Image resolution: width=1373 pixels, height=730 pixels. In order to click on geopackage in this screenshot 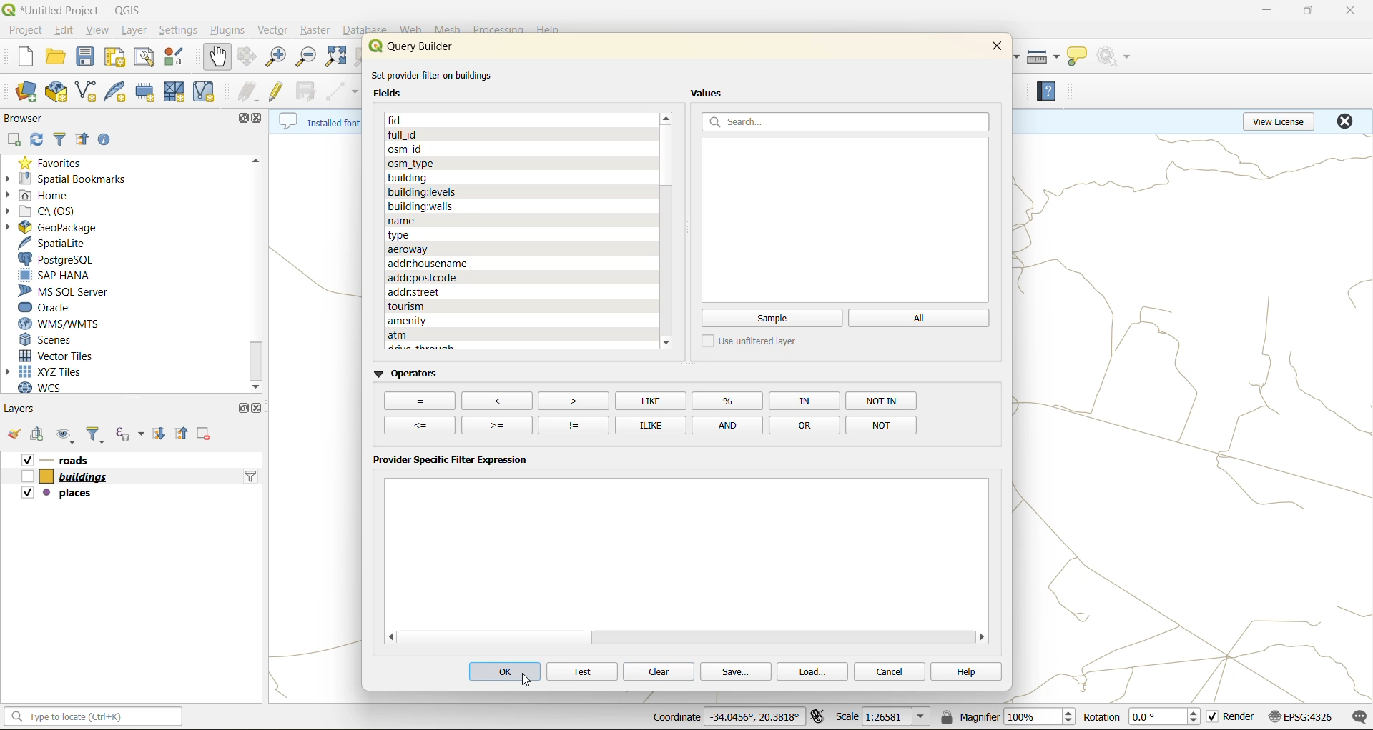, I will do `click(67, 228)`.